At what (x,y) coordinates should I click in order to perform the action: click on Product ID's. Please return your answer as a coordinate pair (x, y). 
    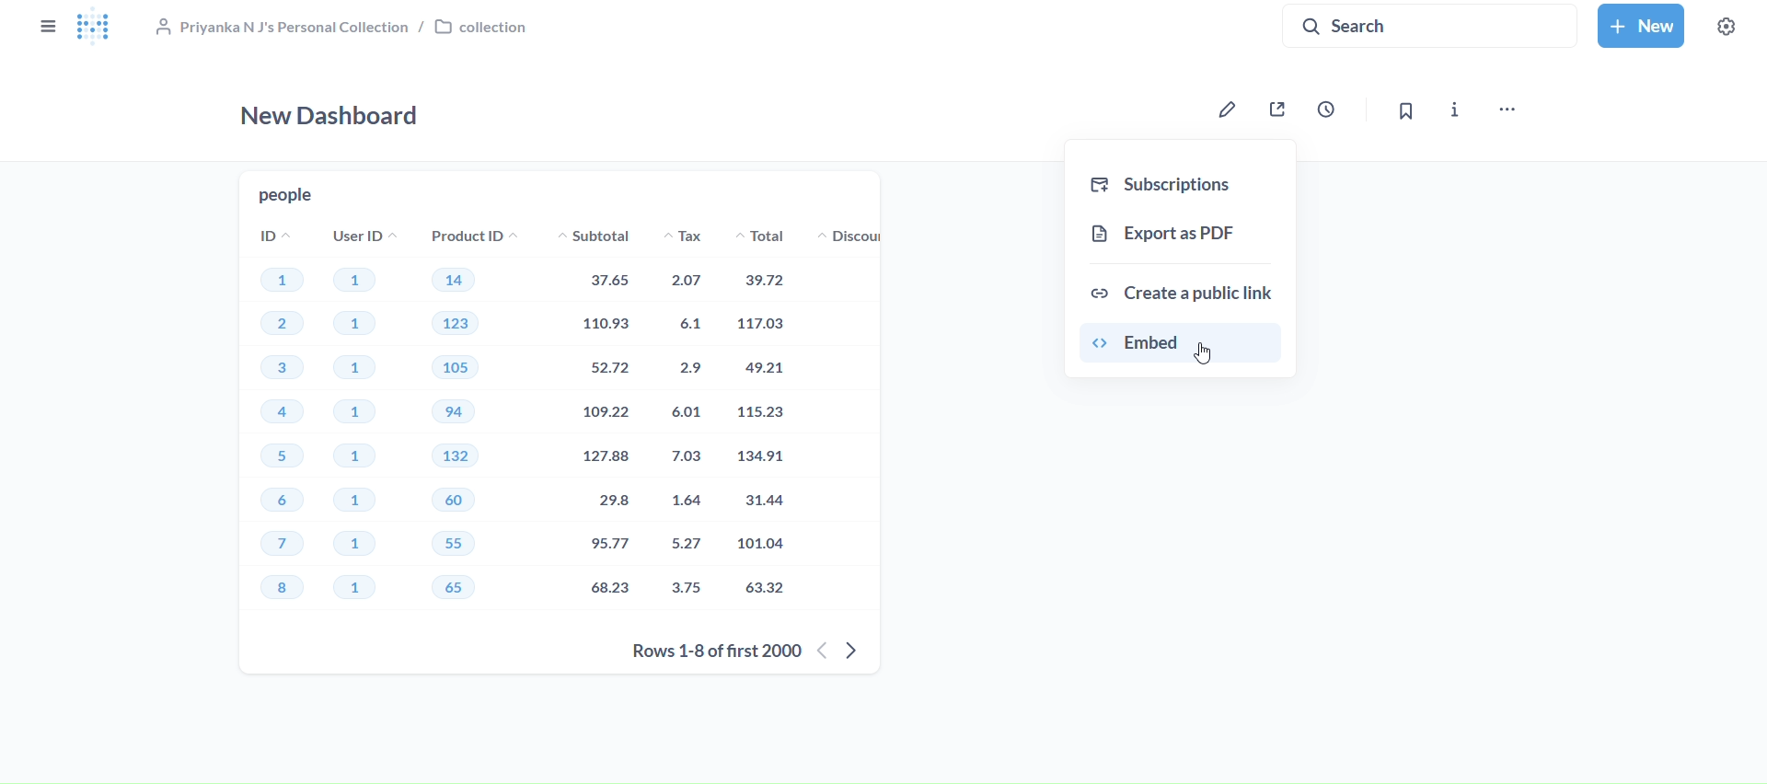
    Looking at the image, I should click on (469, 420).